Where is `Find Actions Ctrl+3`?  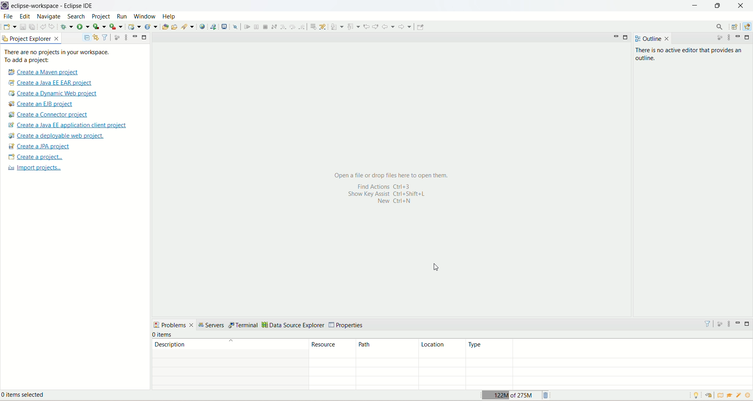 Find Actions Ctrl+3 is located at coordinates (381, 186).